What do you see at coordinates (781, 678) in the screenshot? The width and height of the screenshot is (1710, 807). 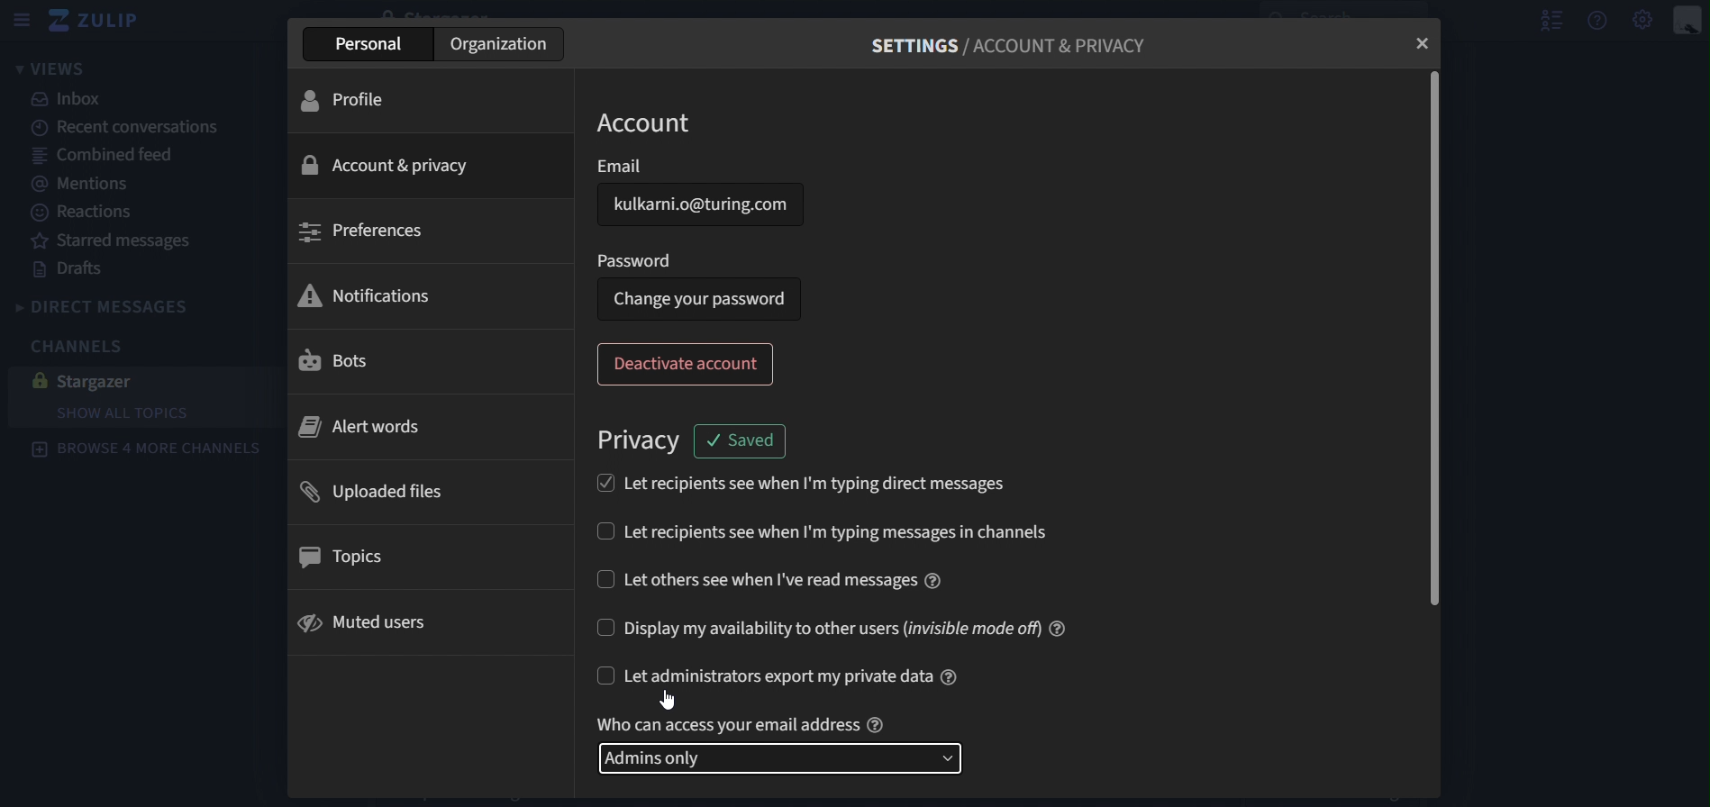 I see `let administration export my private data` at bounding box center [781, 678].